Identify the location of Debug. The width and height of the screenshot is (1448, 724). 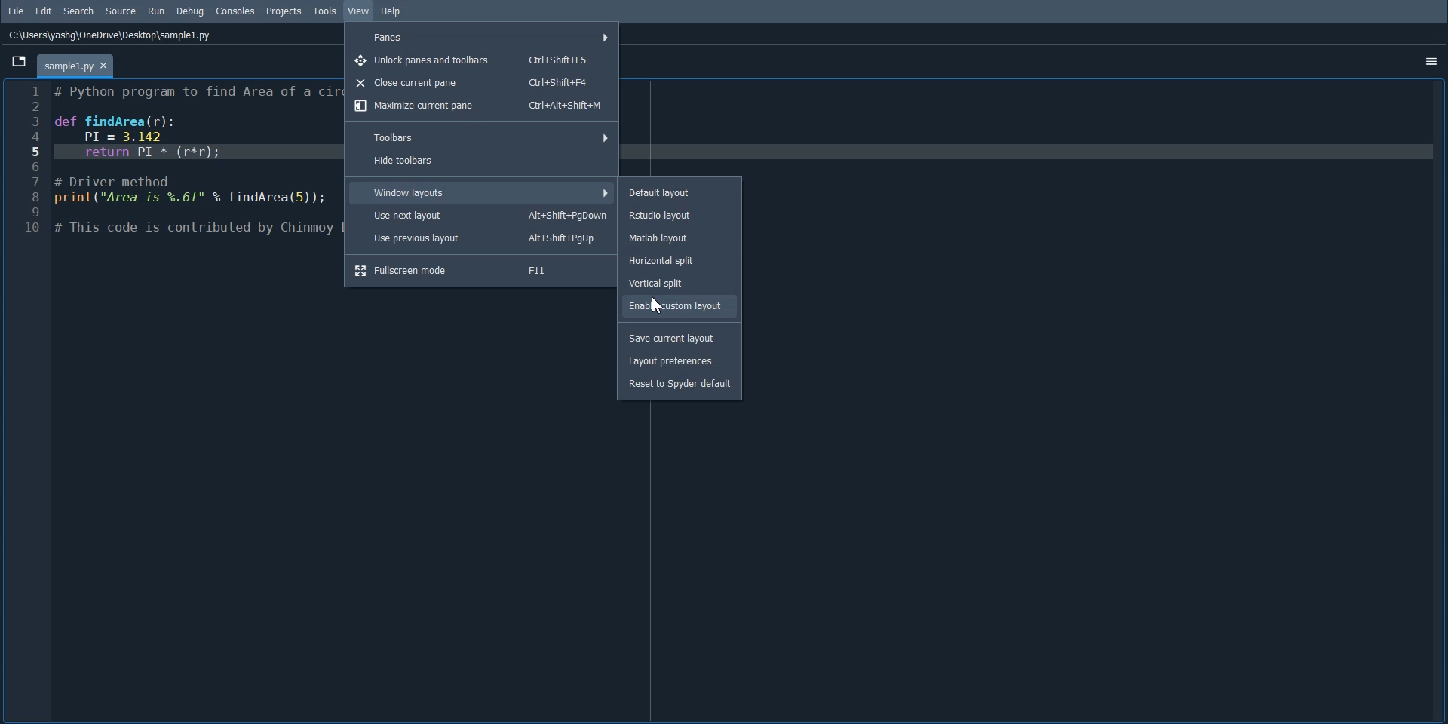
(190, 11).